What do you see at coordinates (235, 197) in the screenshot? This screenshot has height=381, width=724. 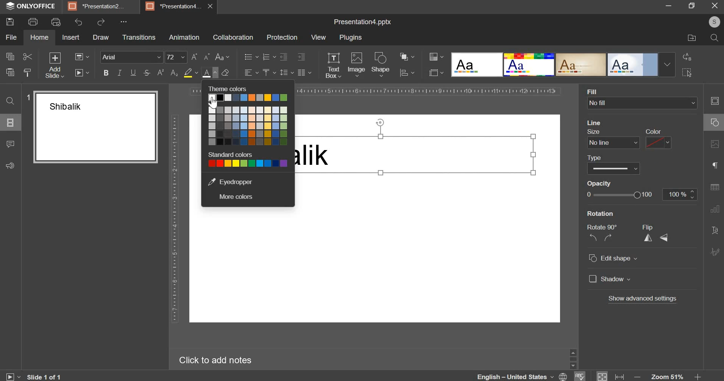 I see `more colors` at bounding box center [235, 197].